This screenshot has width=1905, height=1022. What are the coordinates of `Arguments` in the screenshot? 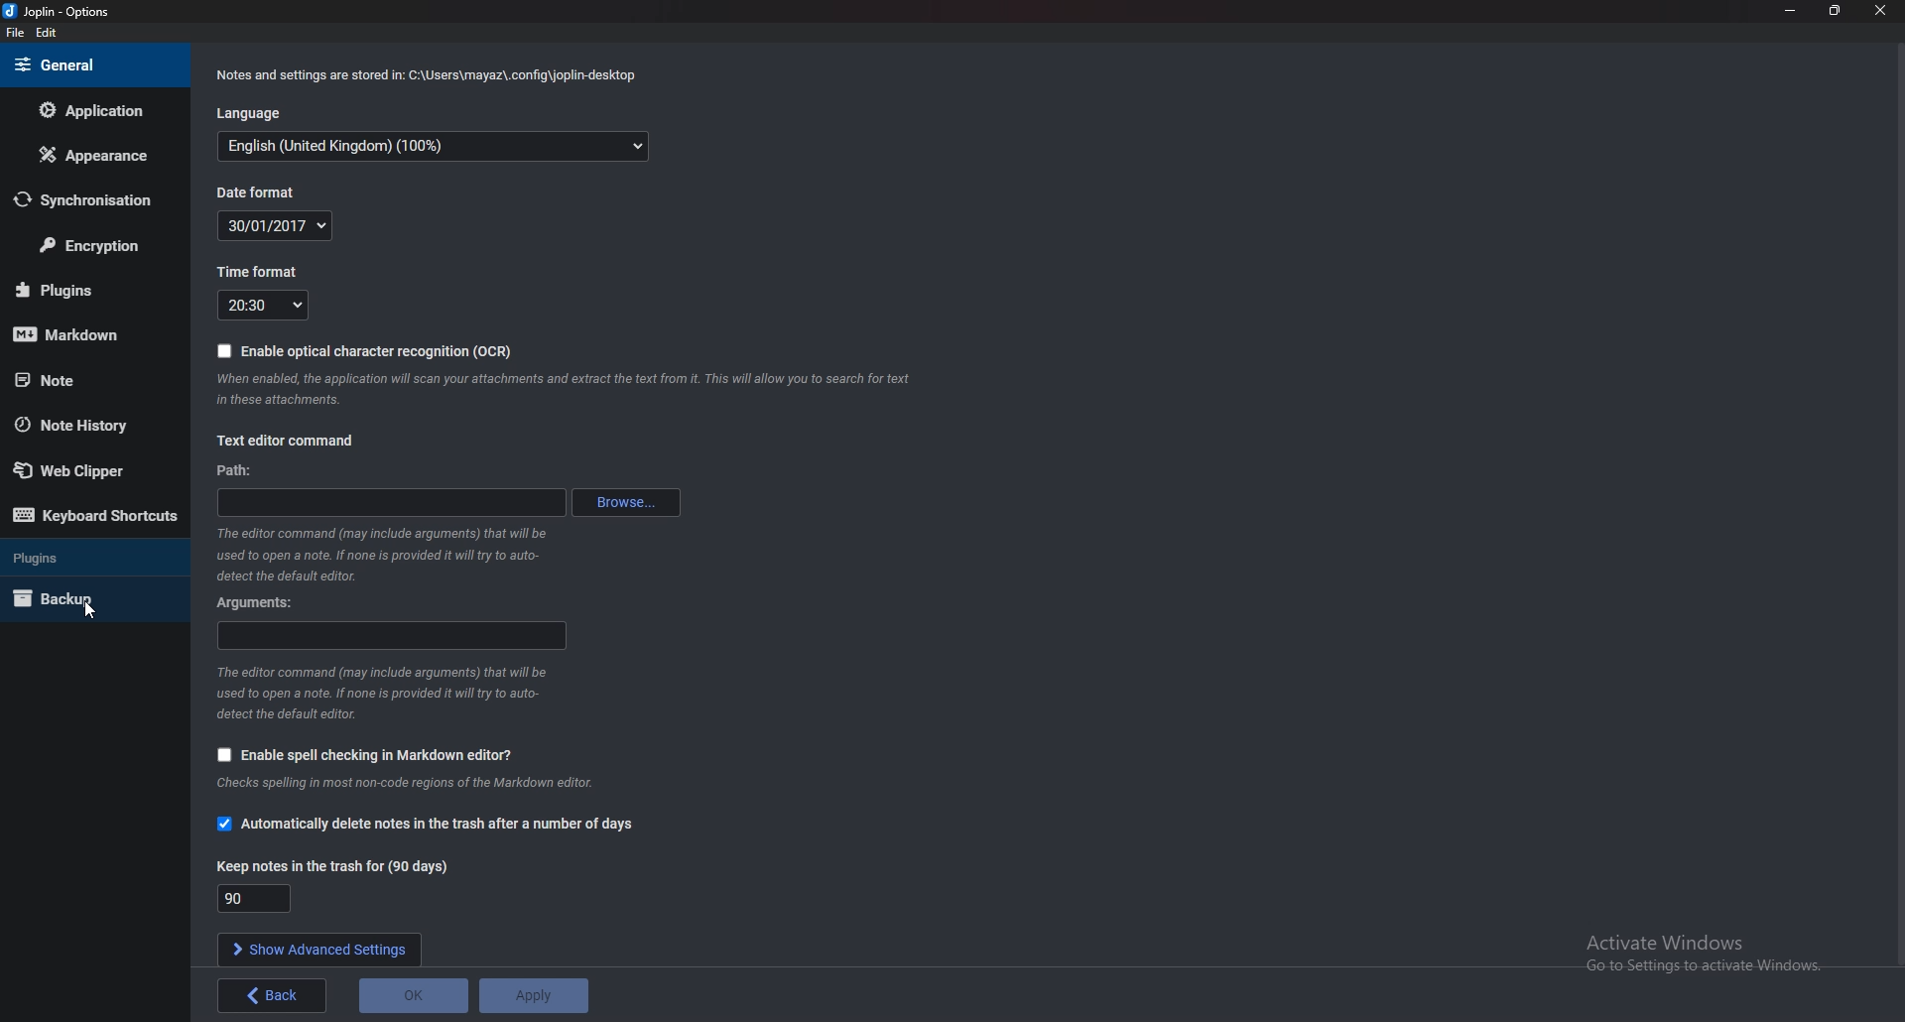 It's located at (389, 635).